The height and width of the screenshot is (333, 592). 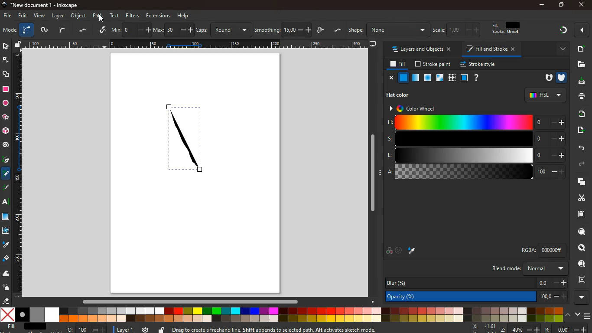 I want to click on star, so click(x=6, y=118).